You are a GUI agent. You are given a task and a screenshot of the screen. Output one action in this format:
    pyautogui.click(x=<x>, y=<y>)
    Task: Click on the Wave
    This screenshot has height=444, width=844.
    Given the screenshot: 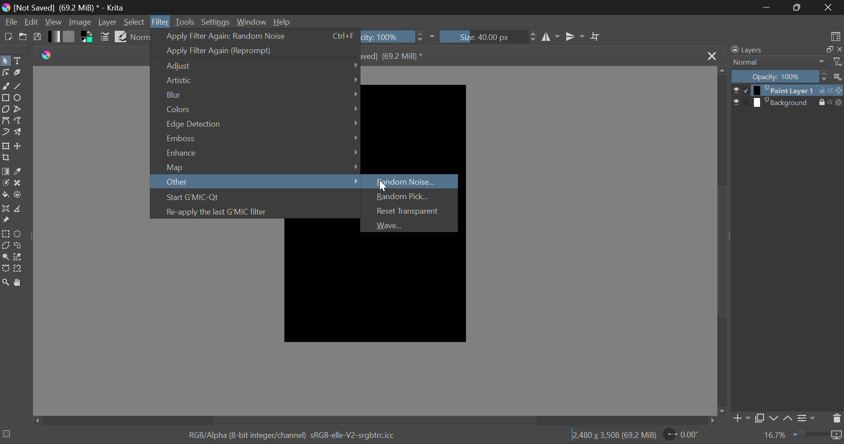 What is the action you would take?
    pyautogui.click(x=407, y=225)
    